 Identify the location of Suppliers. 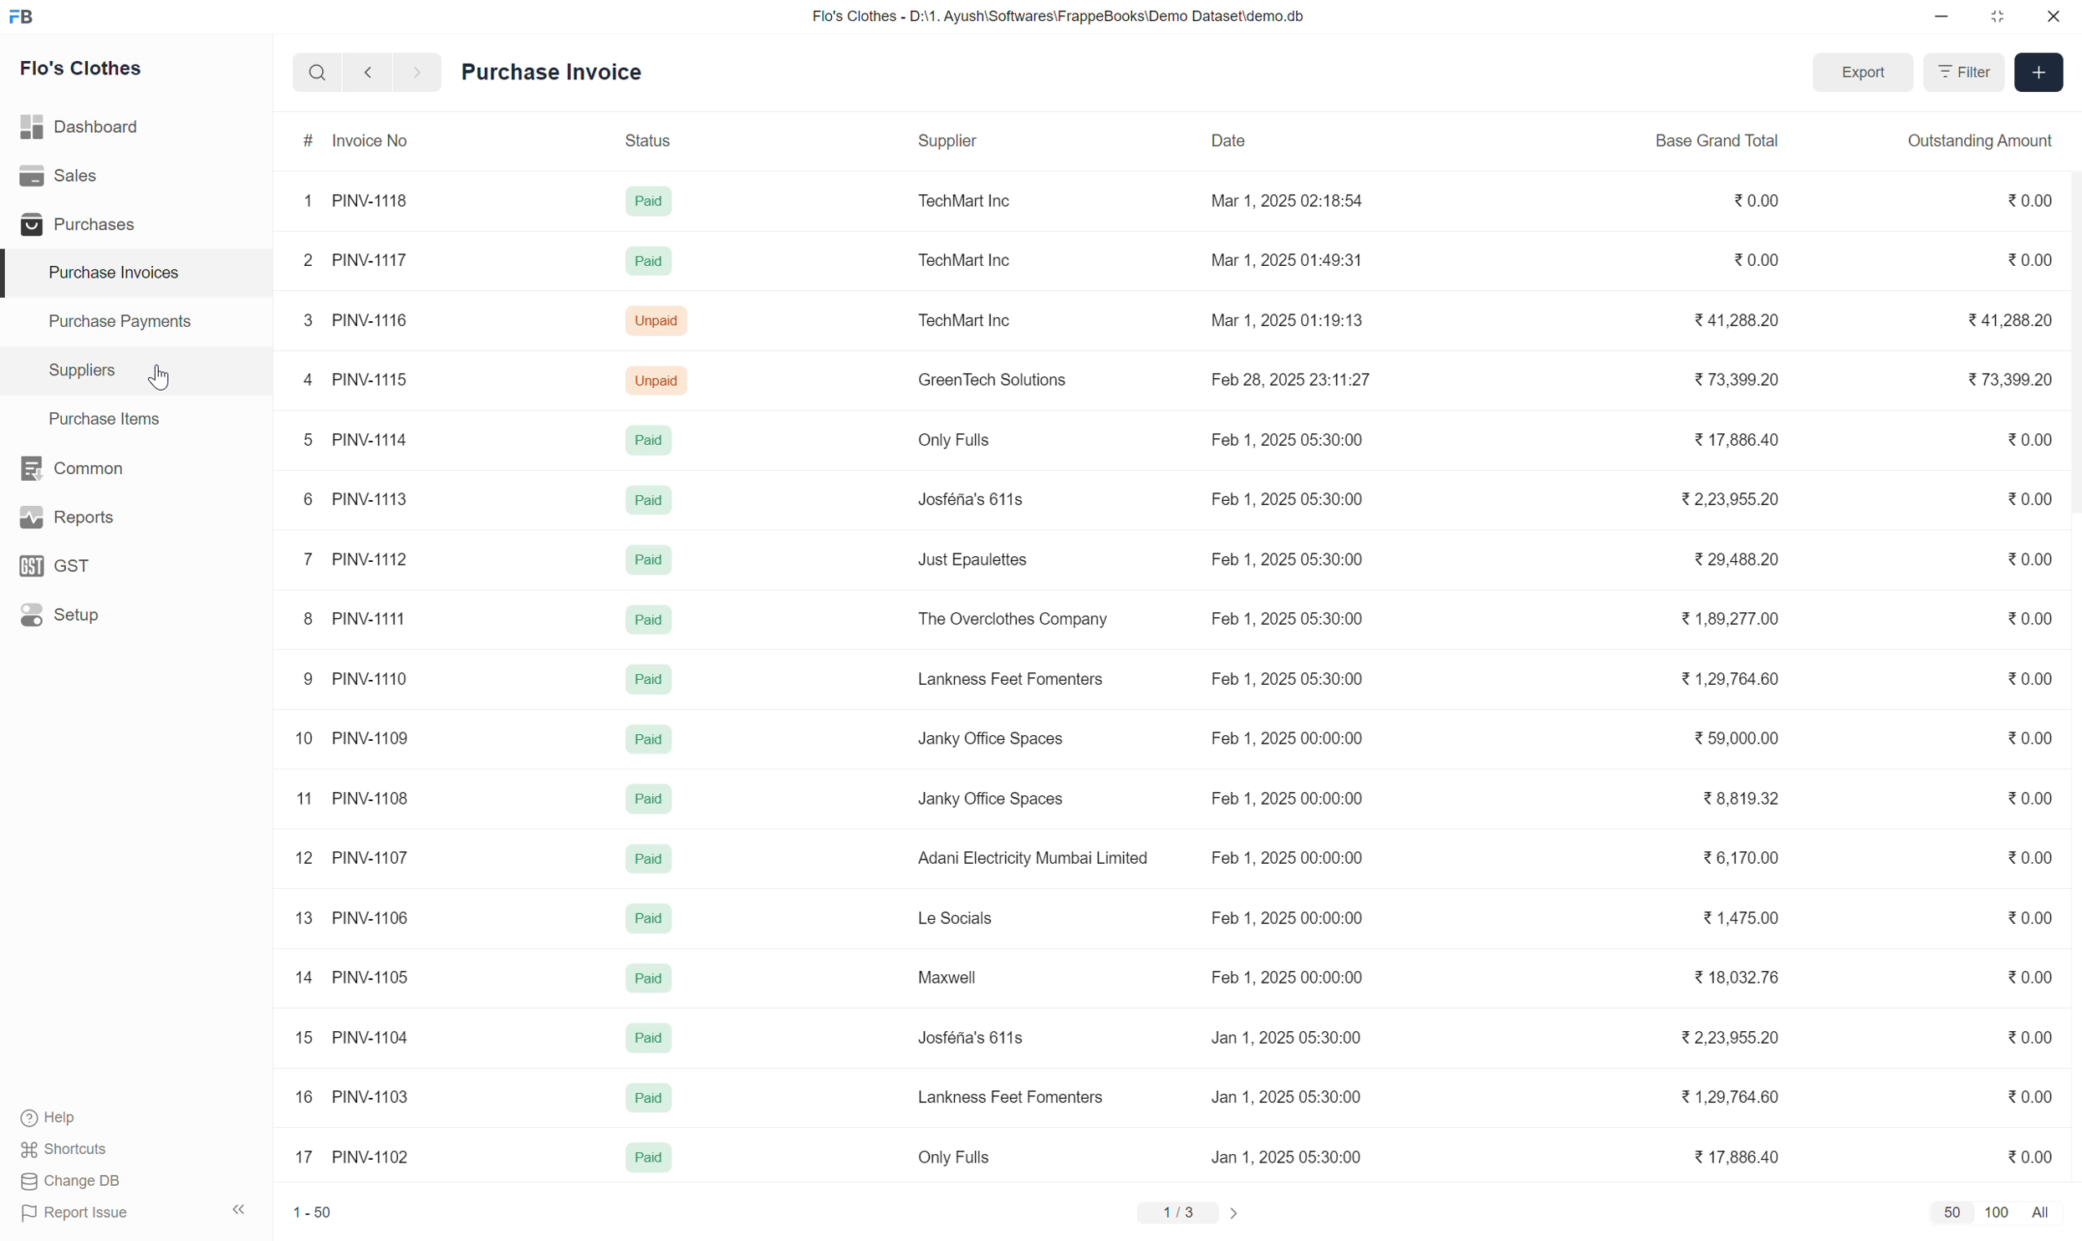
(75, 366).